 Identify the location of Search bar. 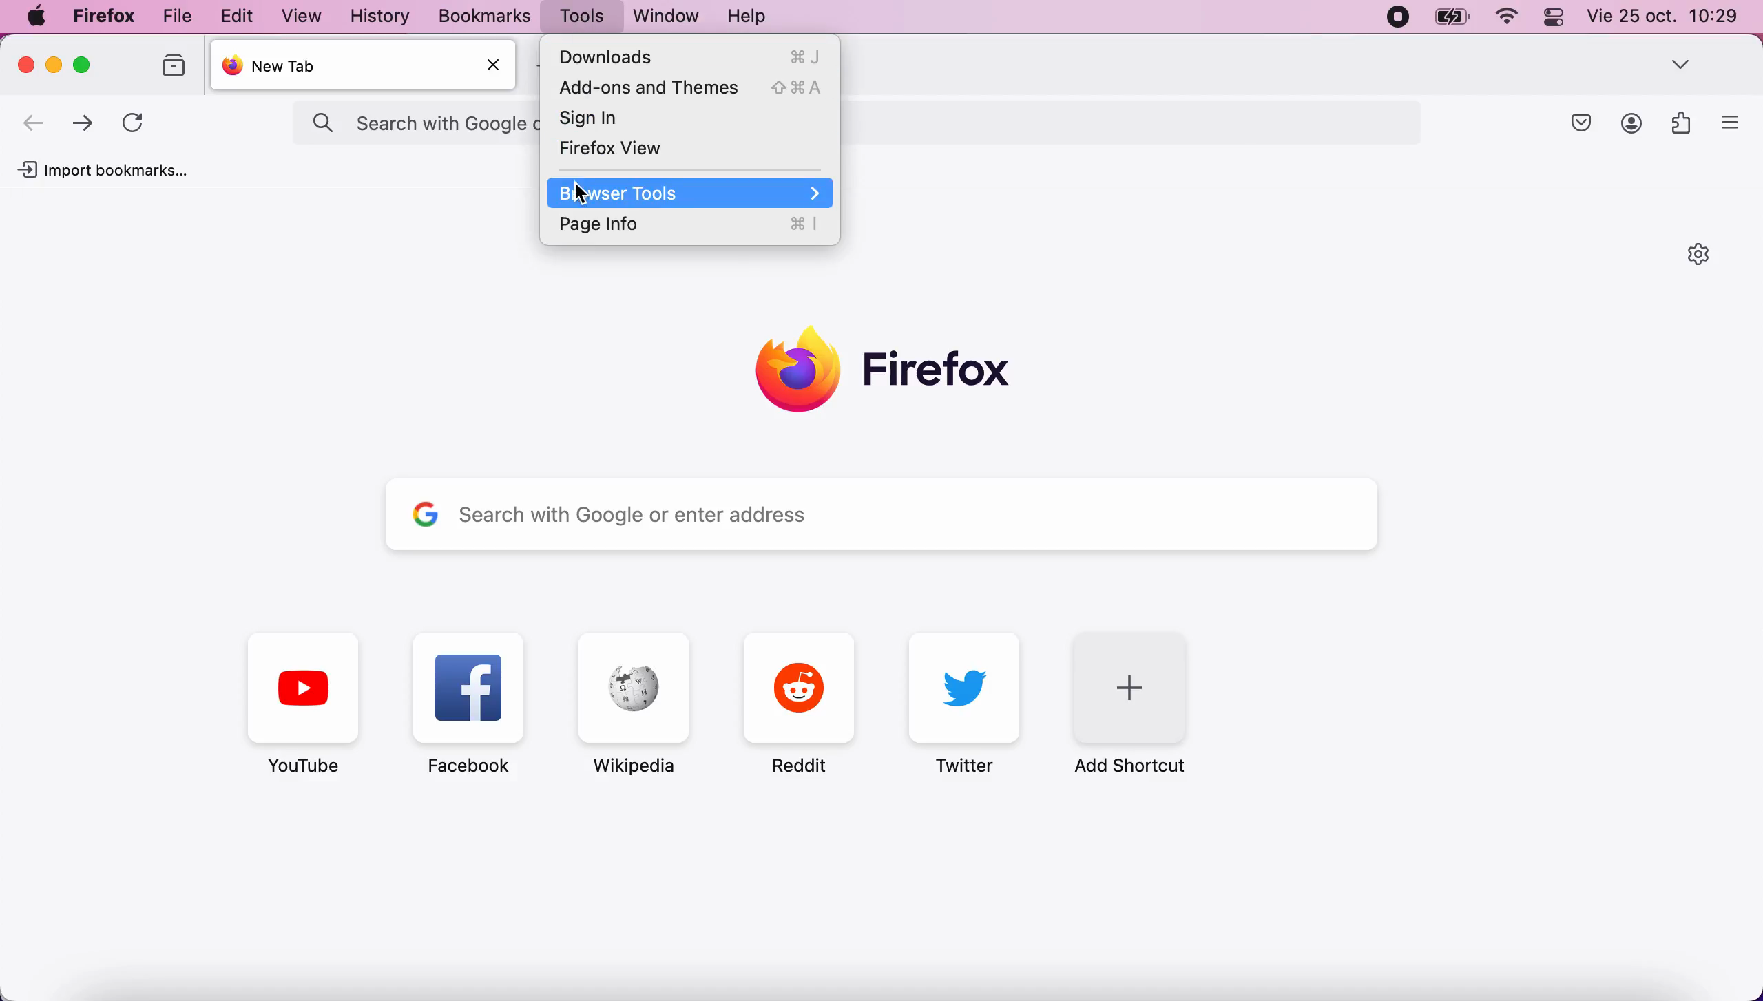
(885, 514).